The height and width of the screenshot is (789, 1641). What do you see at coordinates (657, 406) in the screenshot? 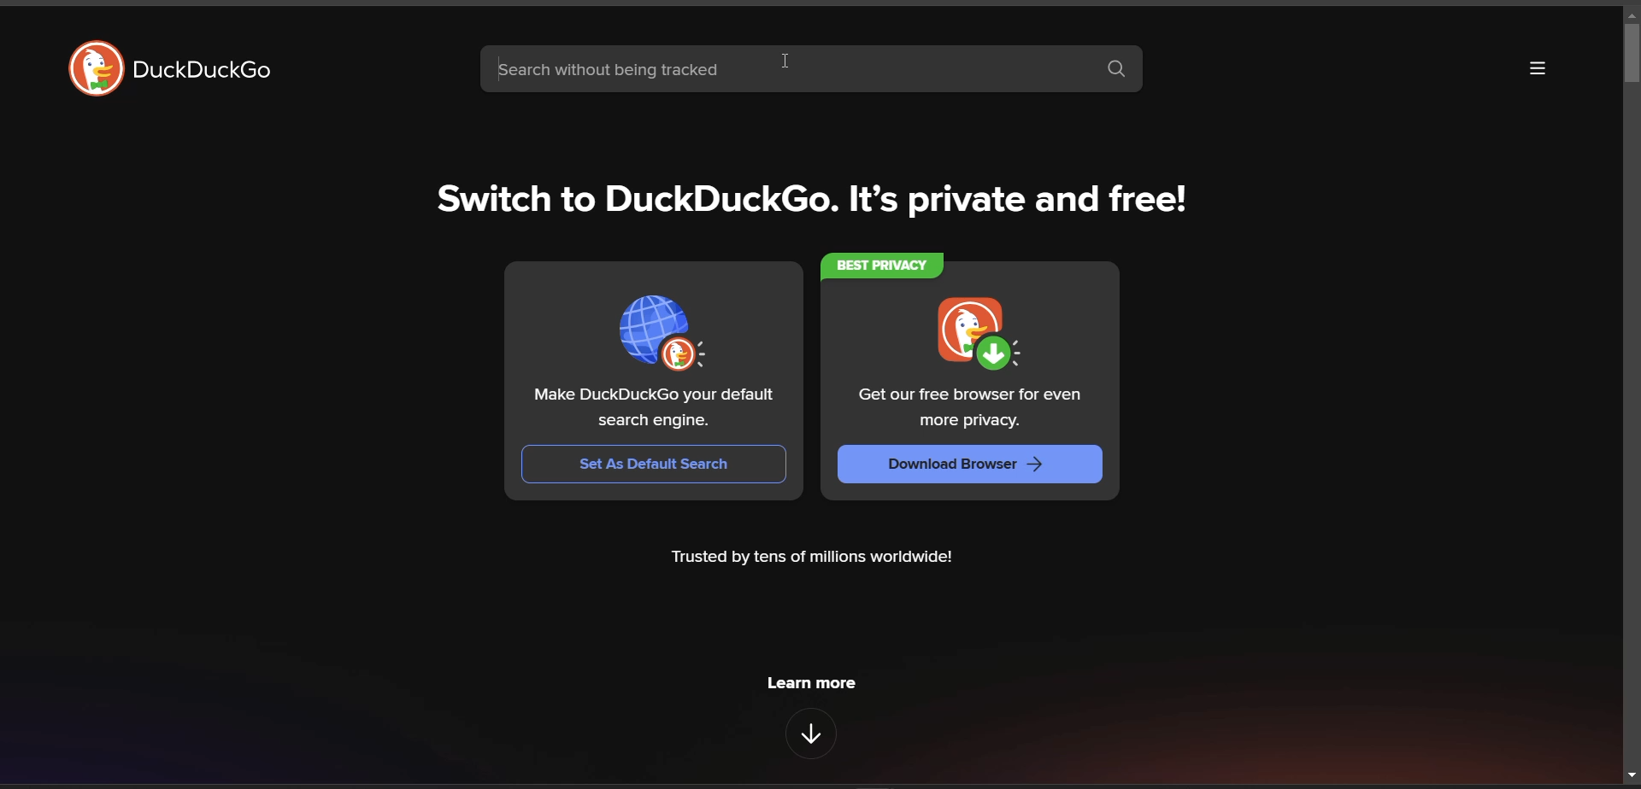
I see `Make DuckDuckGo your default search engine.` at bounding box center [657, 406].